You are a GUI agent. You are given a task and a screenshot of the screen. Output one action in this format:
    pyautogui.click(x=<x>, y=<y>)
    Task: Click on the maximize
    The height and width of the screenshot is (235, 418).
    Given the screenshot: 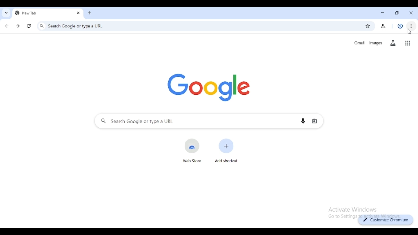 What is the action you would take?
    pyautogui.click(x=398, y=13)
    